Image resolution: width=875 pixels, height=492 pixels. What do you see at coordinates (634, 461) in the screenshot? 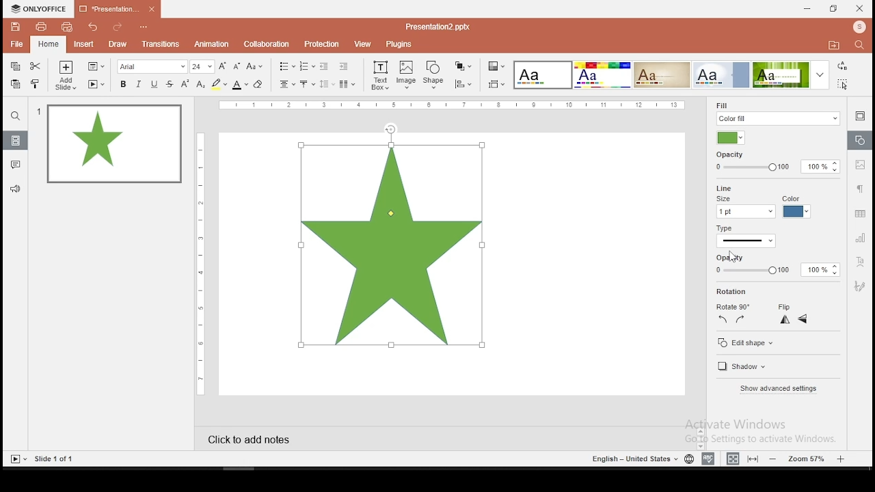
I see `english - united states` at bounding box center [634, 461].